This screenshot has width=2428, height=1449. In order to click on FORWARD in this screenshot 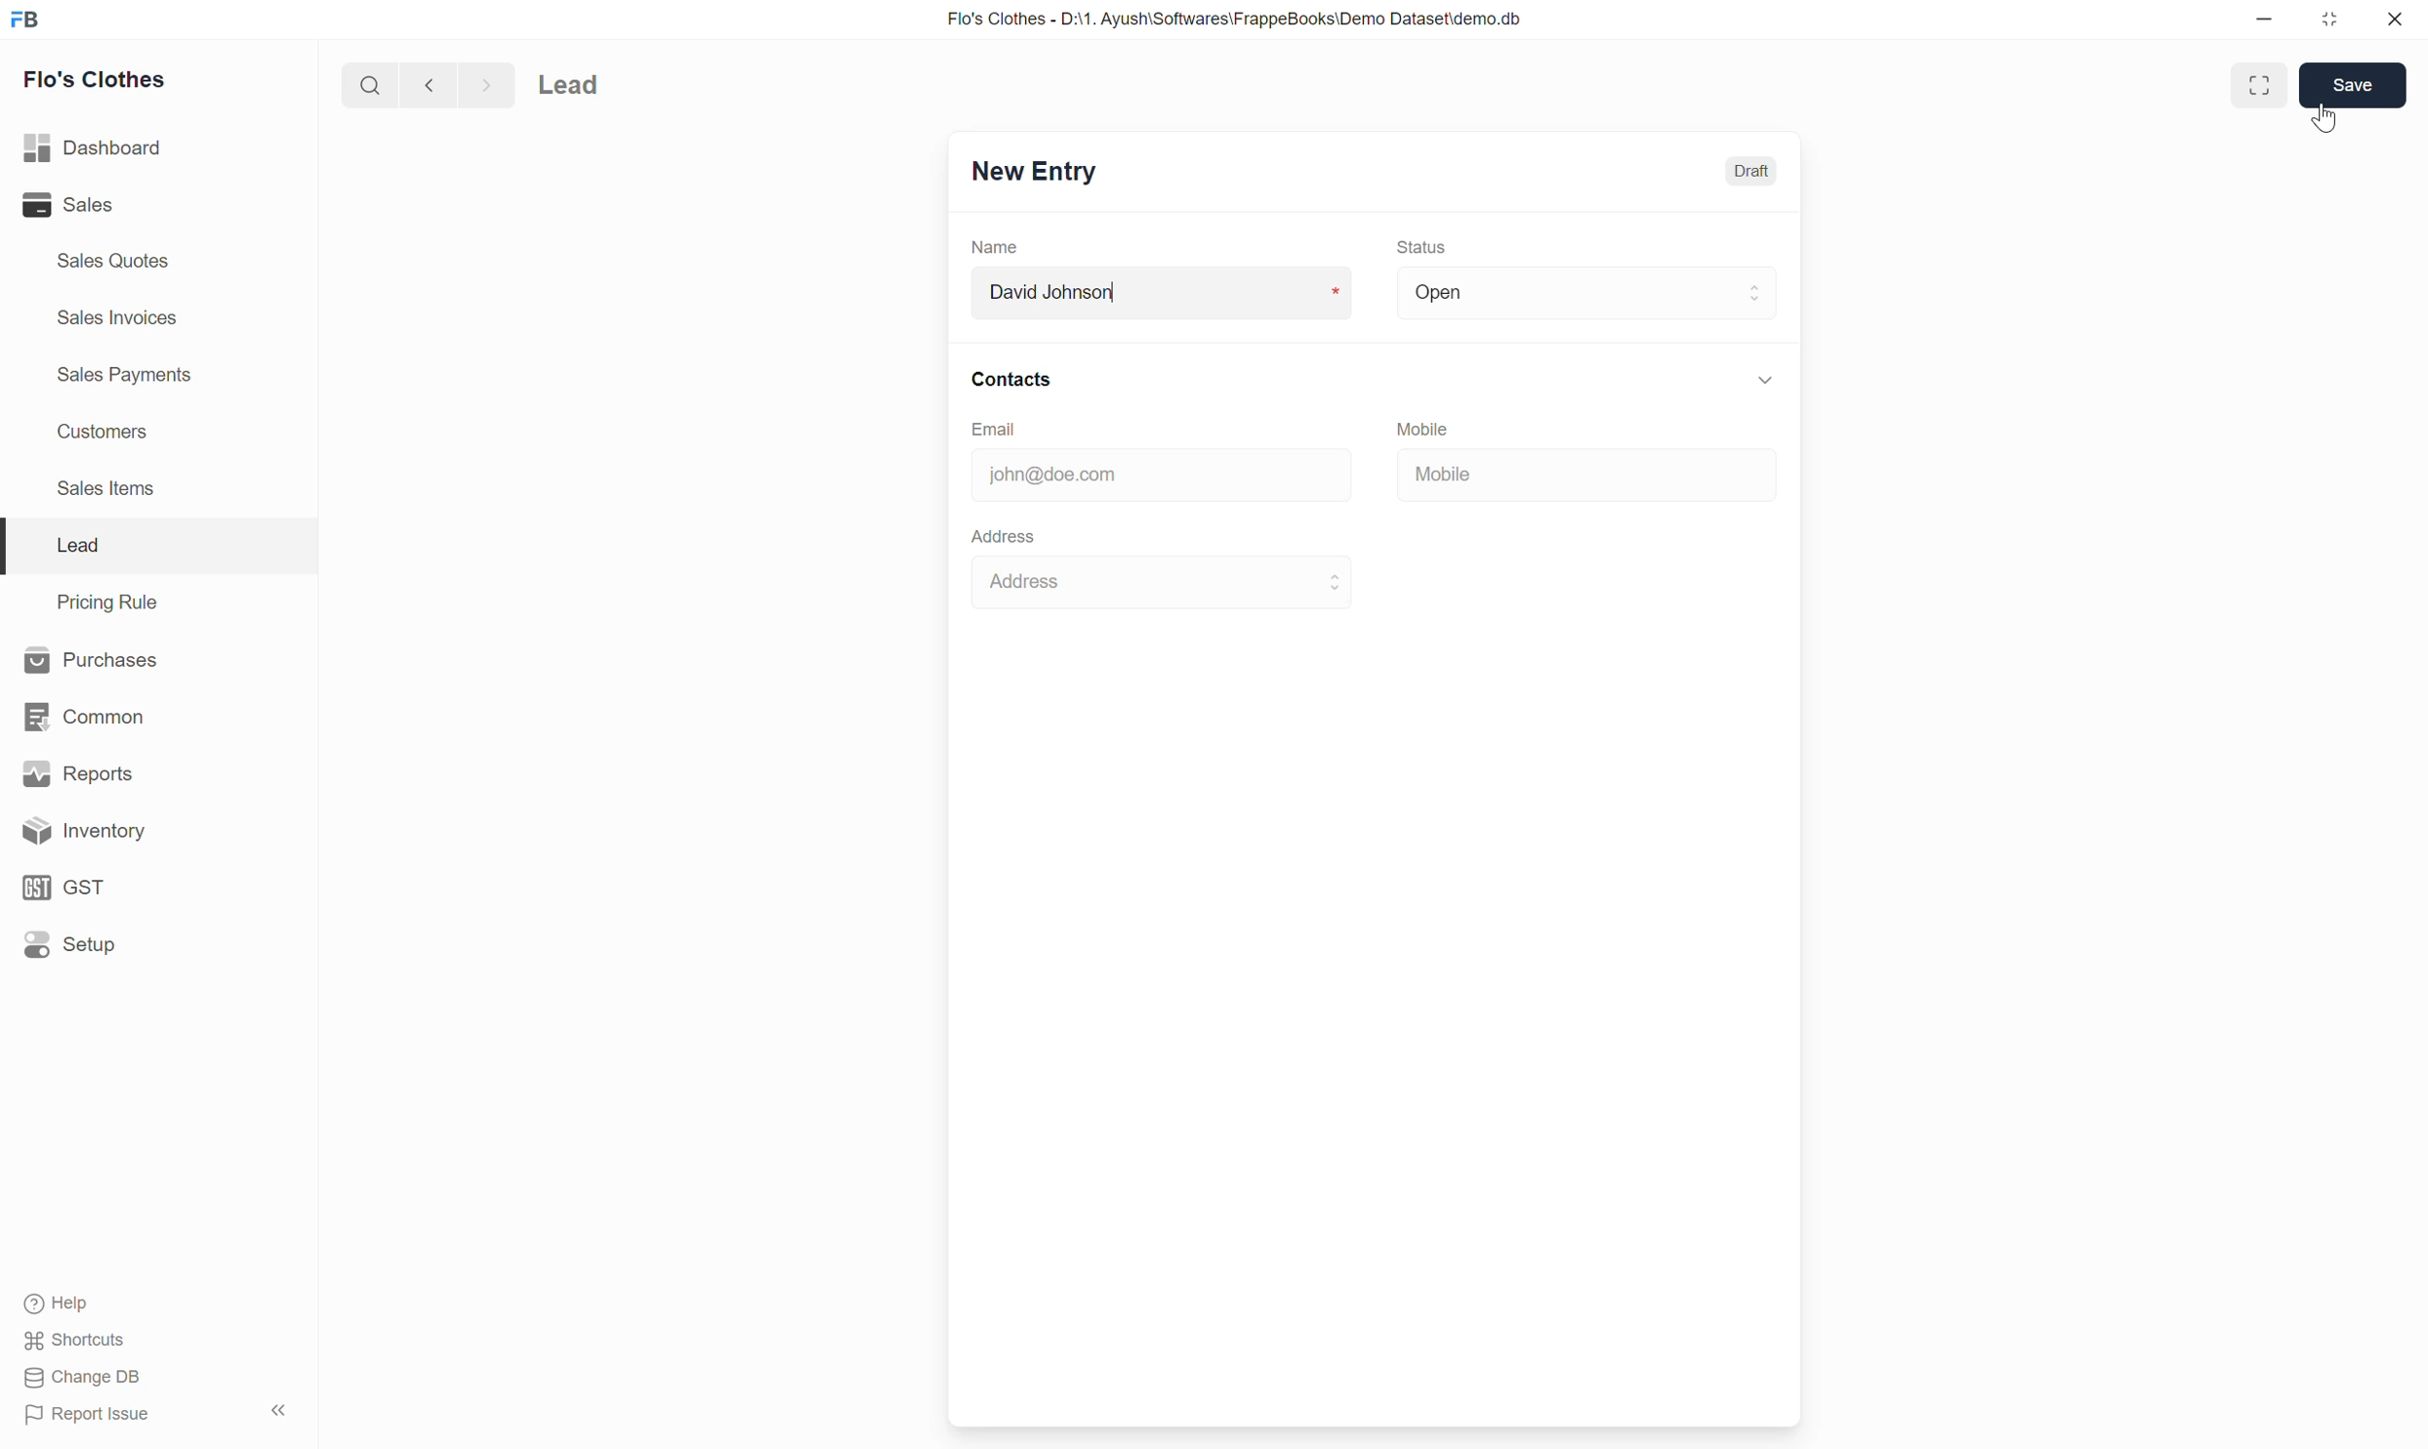, I will do `click(490, 84)`.